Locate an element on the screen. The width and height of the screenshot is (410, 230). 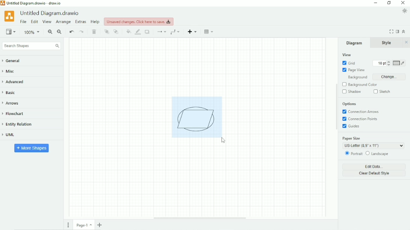
Shapes selected is located at coordinates (197, 116).